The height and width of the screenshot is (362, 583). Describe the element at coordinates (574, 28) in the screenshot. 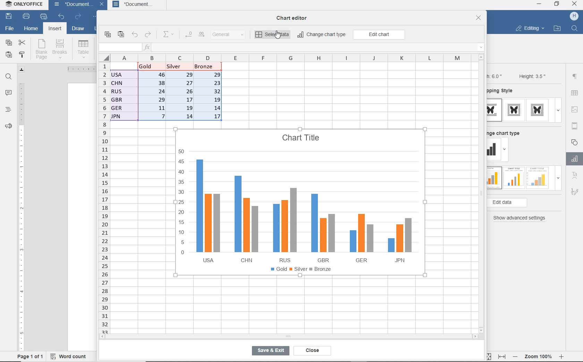

I see `find` at that location.